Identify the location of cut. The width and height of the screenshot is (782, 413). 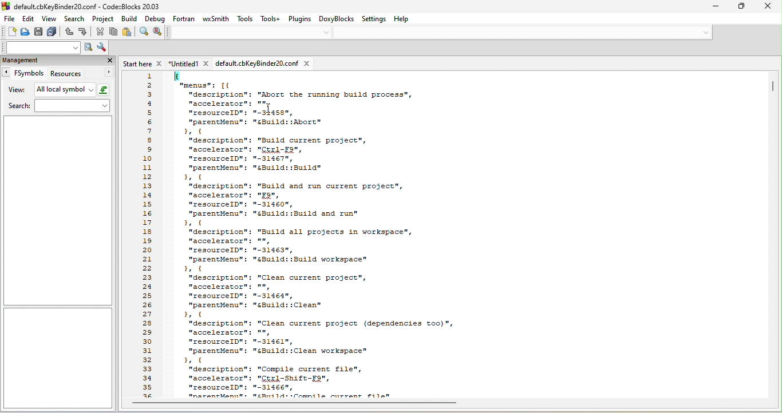
(100, 31).